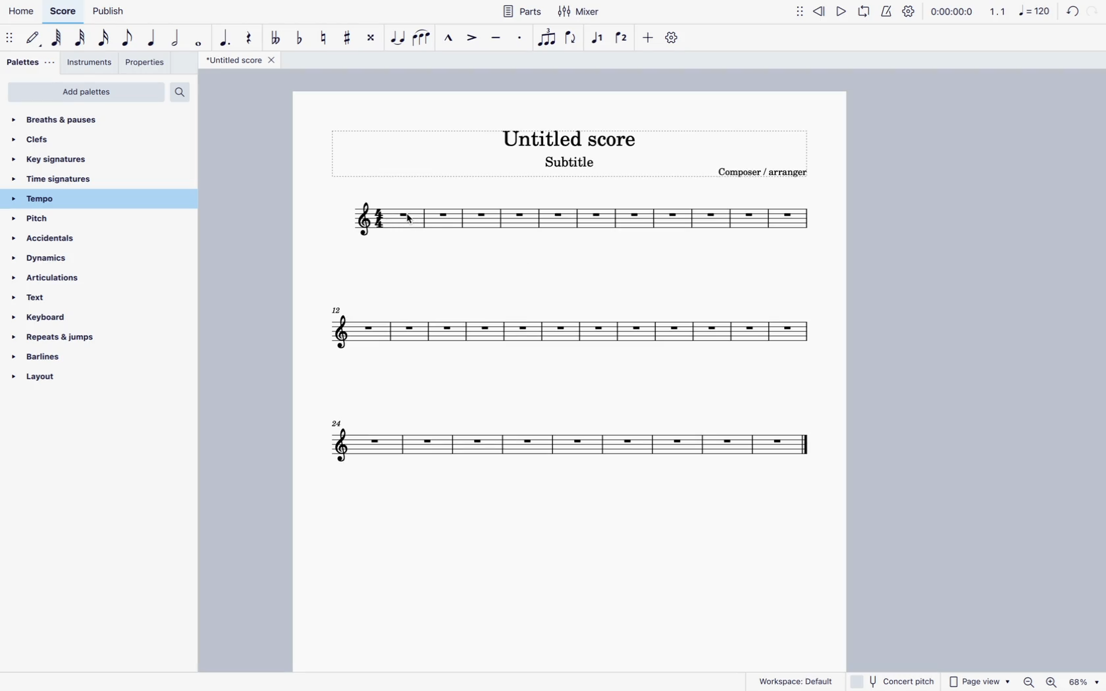  I want to click on , so click(1086, 682).